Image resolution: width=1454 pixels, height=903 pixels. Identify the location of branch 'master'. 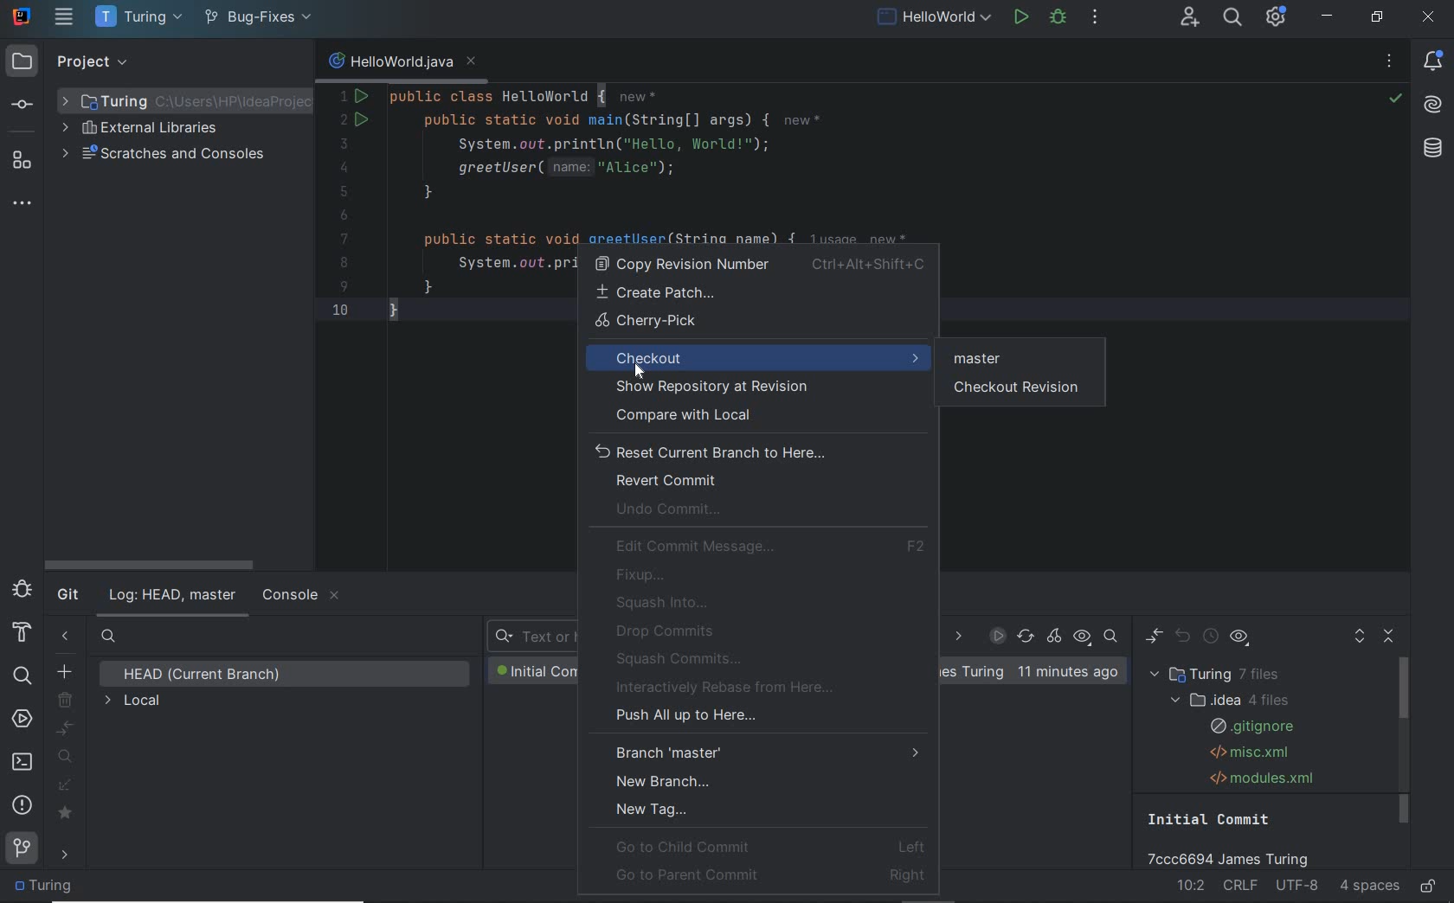
(769, 752).